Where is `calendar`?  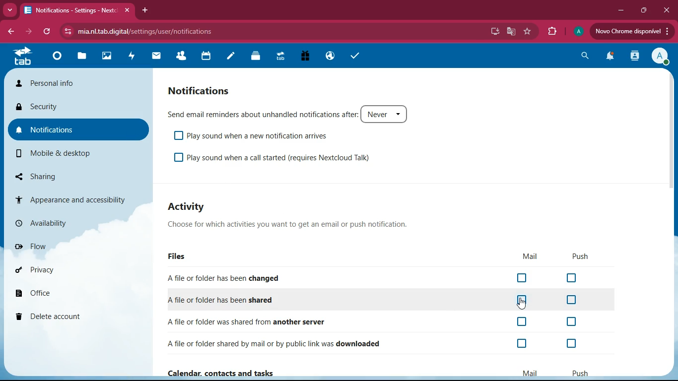 calendar is located at coordinates (204, 58).